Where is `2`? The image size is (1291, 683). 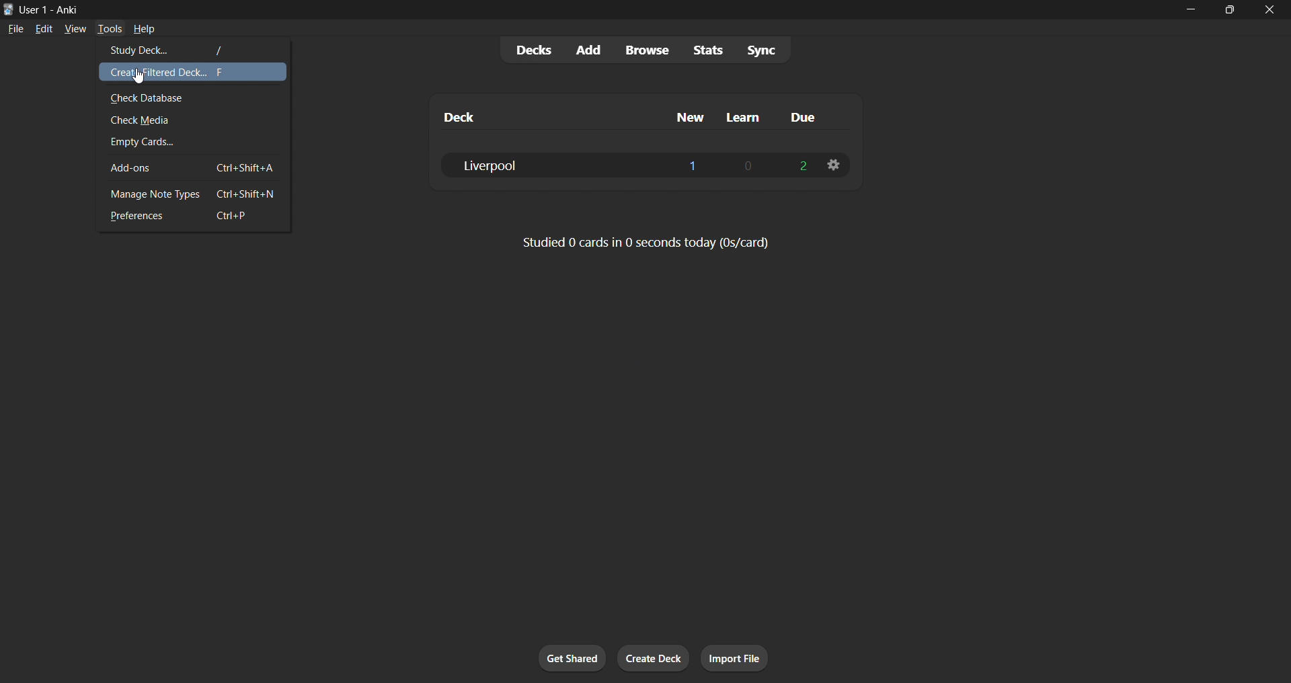
2 is located at coordinates (799, 166).